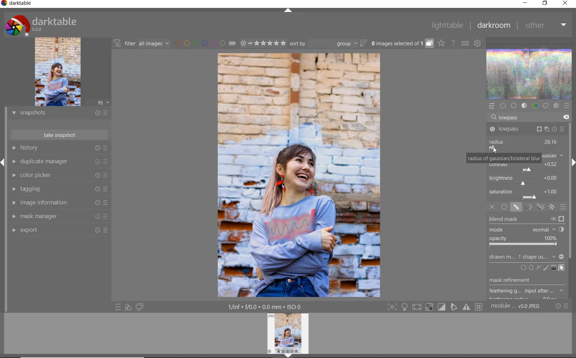 The height and width of the screenshot is (358, 576). What do you see at coordinates (59, 190) in the screenshot?
I see `tagging` at bounding box center [59, 190].